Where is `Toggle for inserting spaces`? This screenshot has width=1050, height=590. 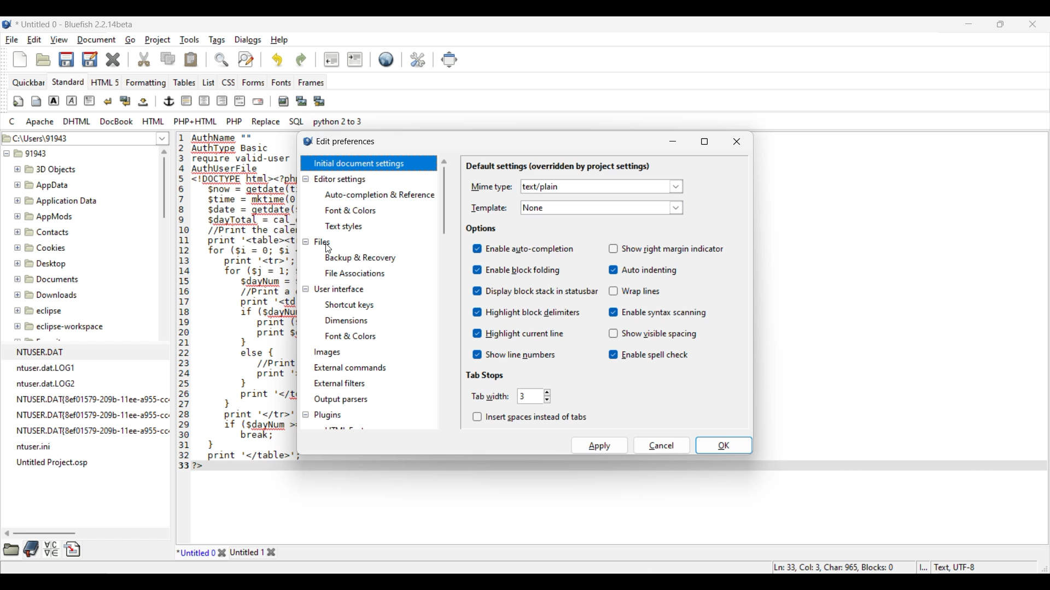
Toggle for inserting spaces is located at coordinates (529, 417).